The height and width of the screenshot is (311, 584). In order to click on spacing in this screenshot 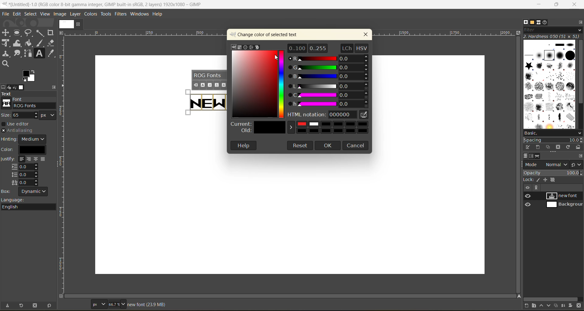, I will do `click(553, 140)`.